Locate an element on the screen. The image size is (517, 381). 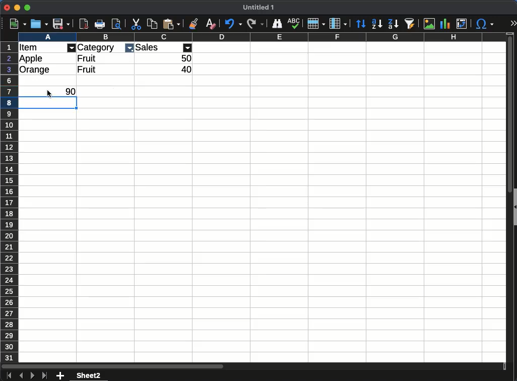
save is located at coordinates (62, 24).